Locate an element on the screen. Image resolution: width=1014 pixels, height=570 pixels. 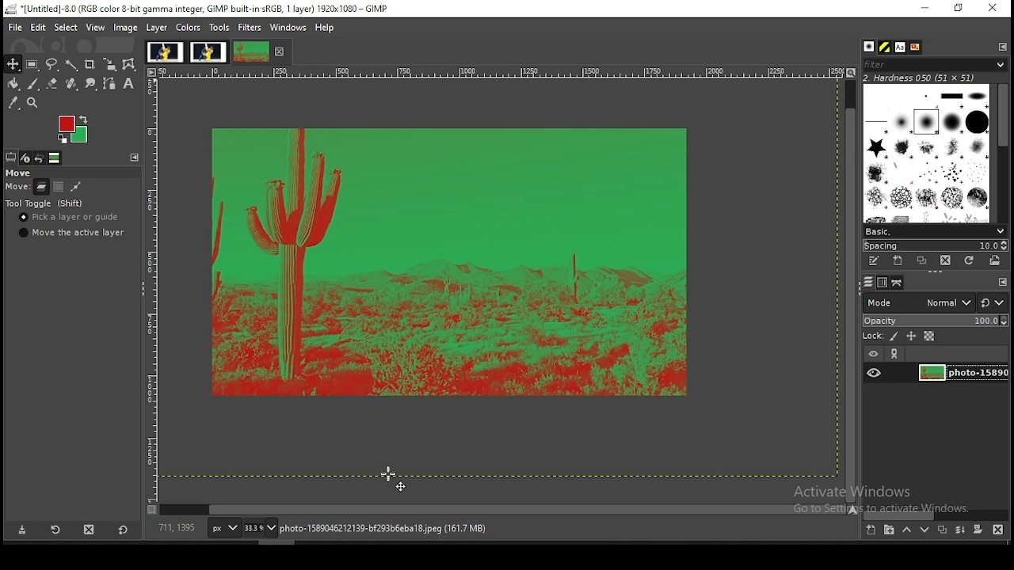
scroll bar is located at coordinates (851, 290).